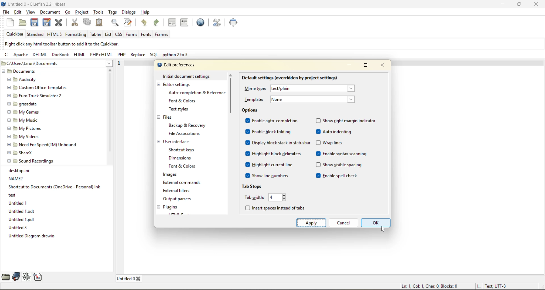  I want to click on dhtml, so click(39, 55).